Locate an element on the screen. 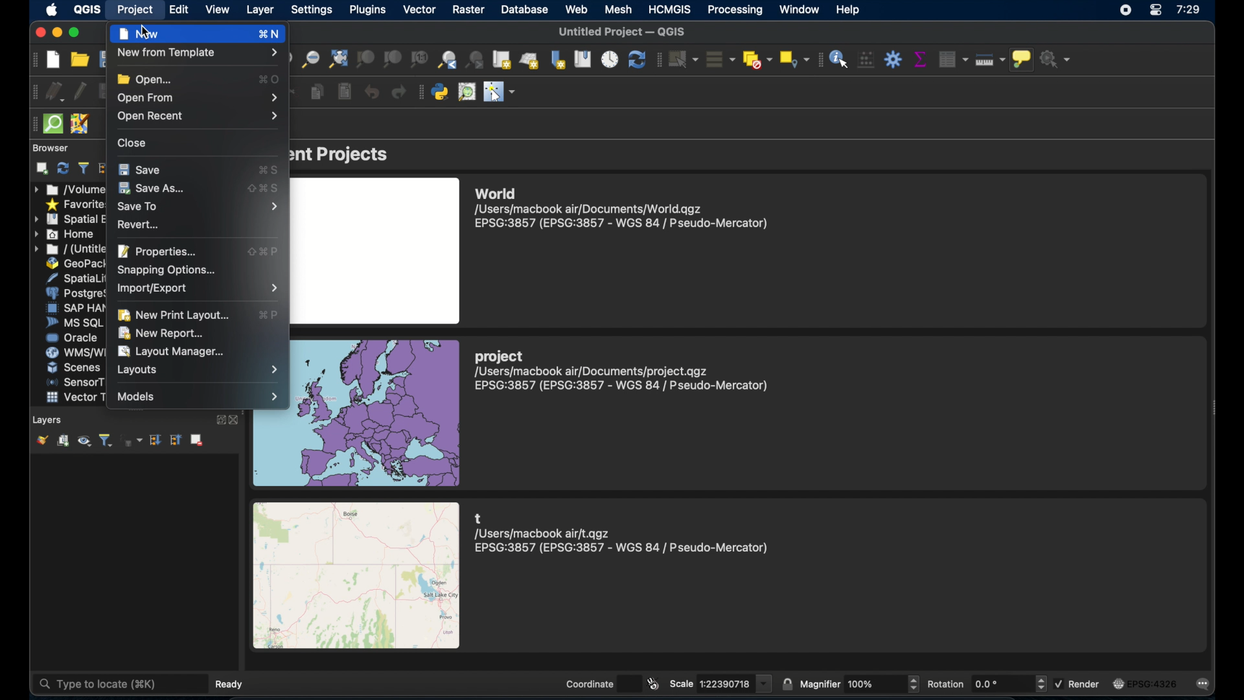 Image resolution: width=1244 pixels, height=700 pixels. filterlegend is located at coordinates (104, 440).